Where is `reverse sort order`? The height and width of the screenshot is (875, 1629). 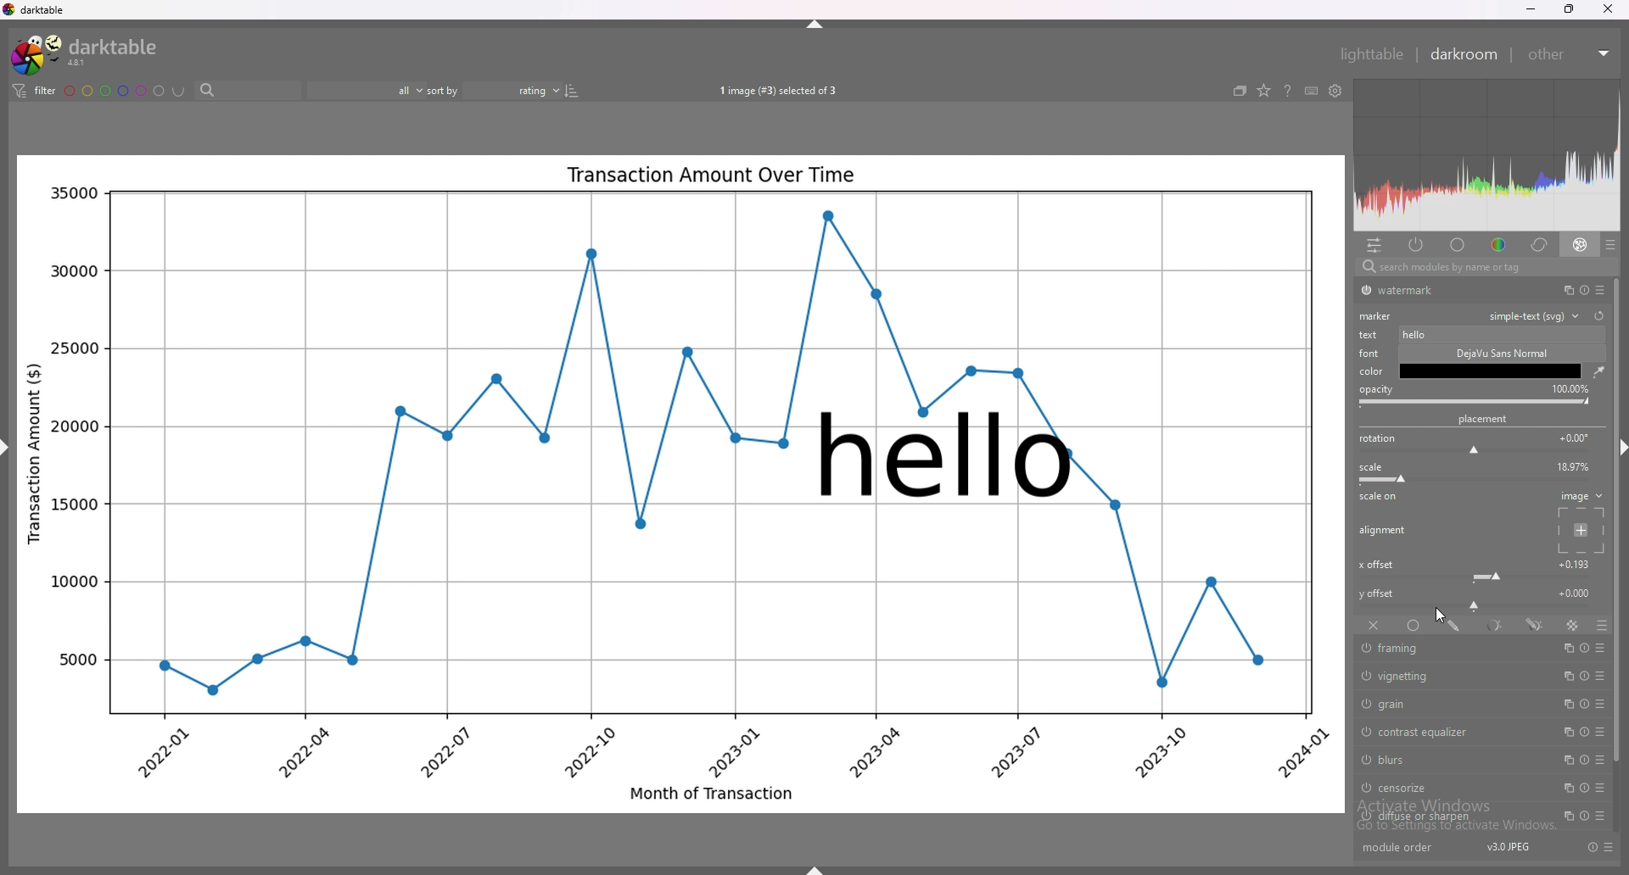
reverse sort order is located at coordinates (571, 89).